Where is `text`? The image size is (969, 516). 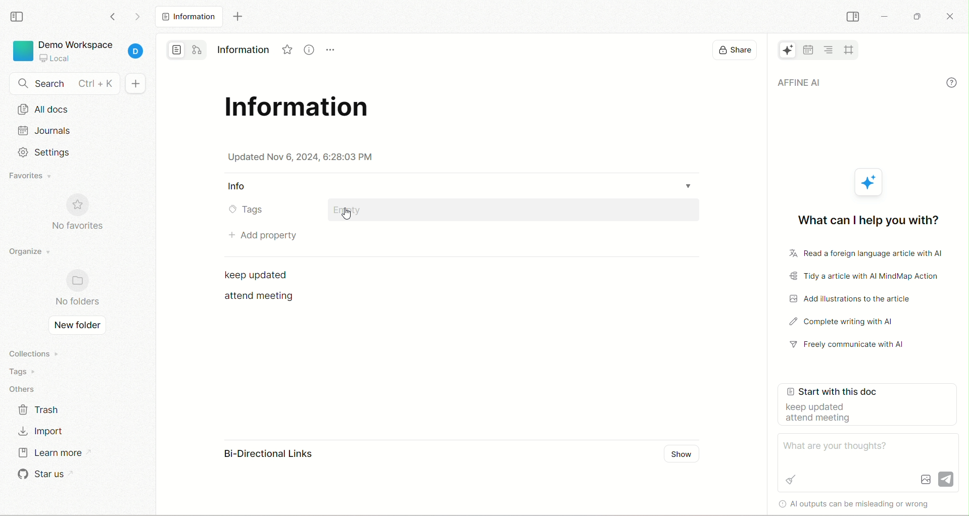 text is located at coordinates (262, 298).